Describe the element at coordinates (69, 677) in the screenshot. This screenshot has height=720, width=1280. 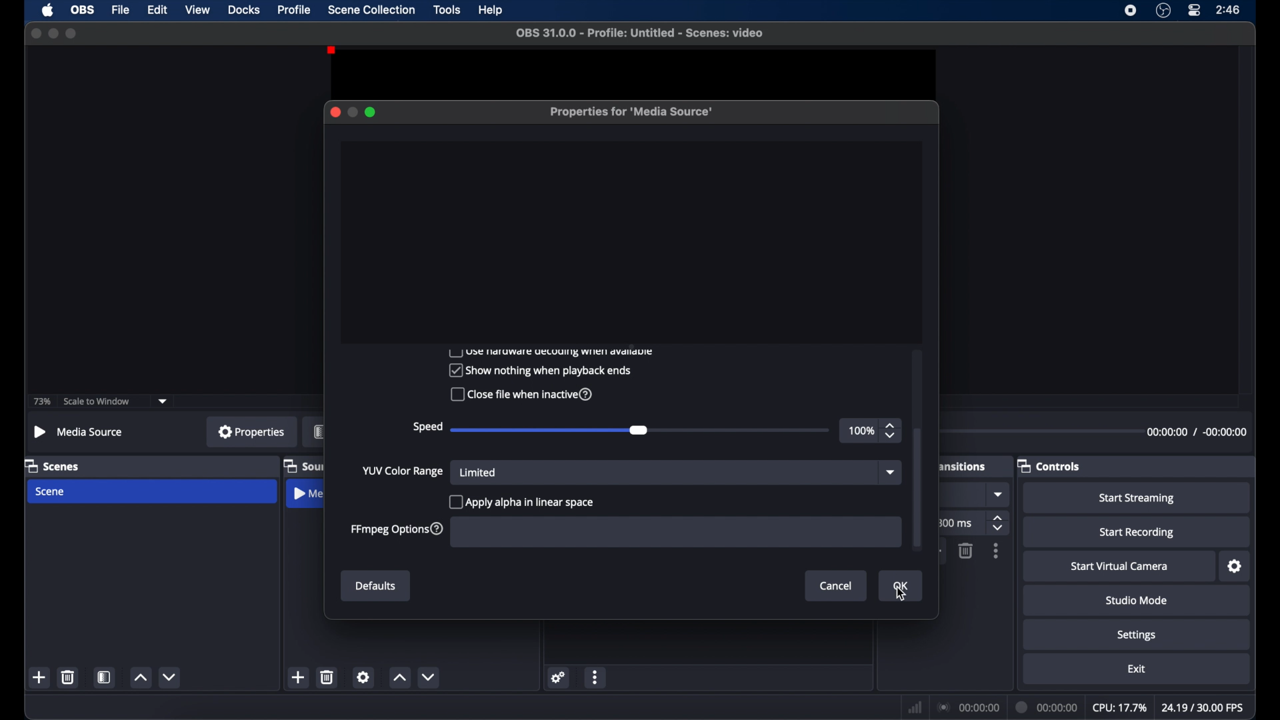
I see `delete` at that location.